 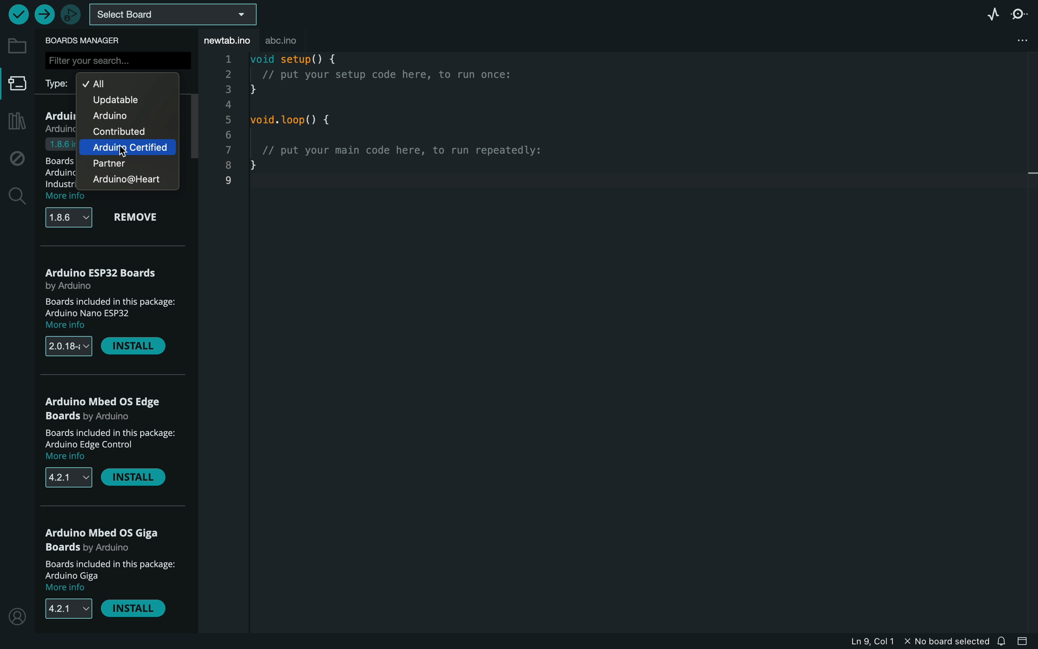 I want to click on notification, so click(x=1003, y=641).